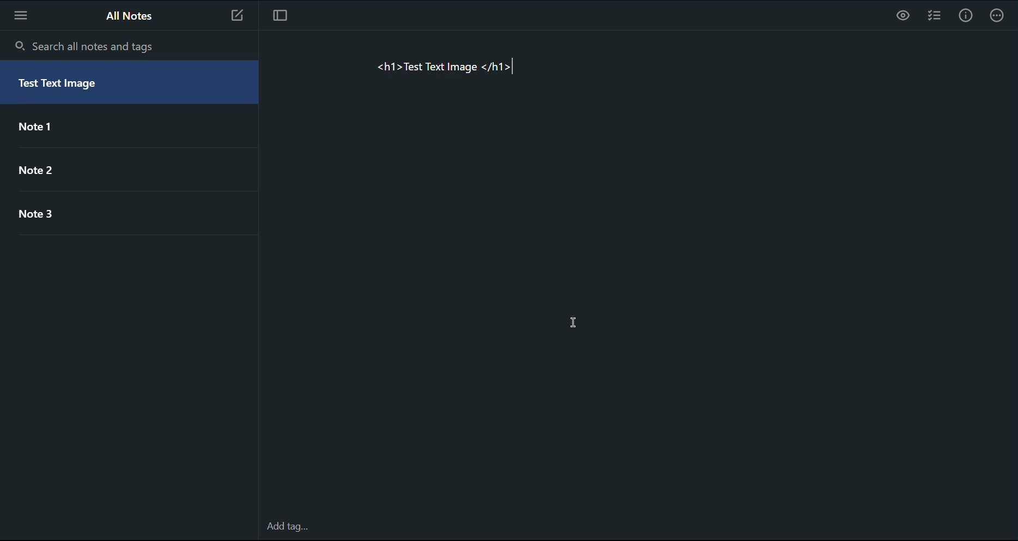 This screenshot has height=541, width=1018. What do you see at coordinates (937, 16) in the screenshot?
I see `Checklist` at bounding box center [937, 16].